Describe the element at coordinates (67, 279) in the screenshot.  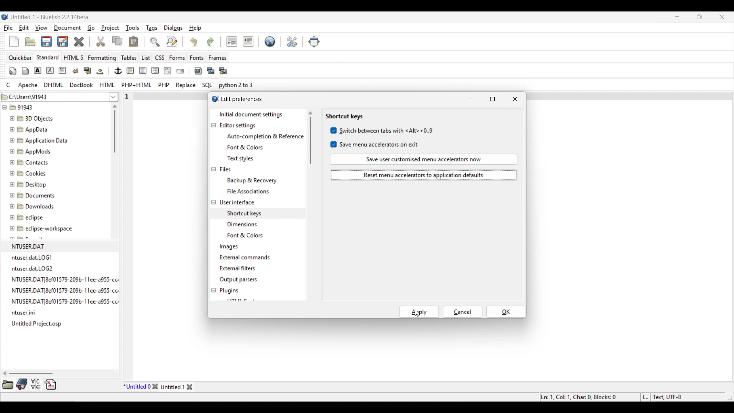
I see `NTUSER.DAT{8f01579-209b-11ee-2955-cc:` at that location.